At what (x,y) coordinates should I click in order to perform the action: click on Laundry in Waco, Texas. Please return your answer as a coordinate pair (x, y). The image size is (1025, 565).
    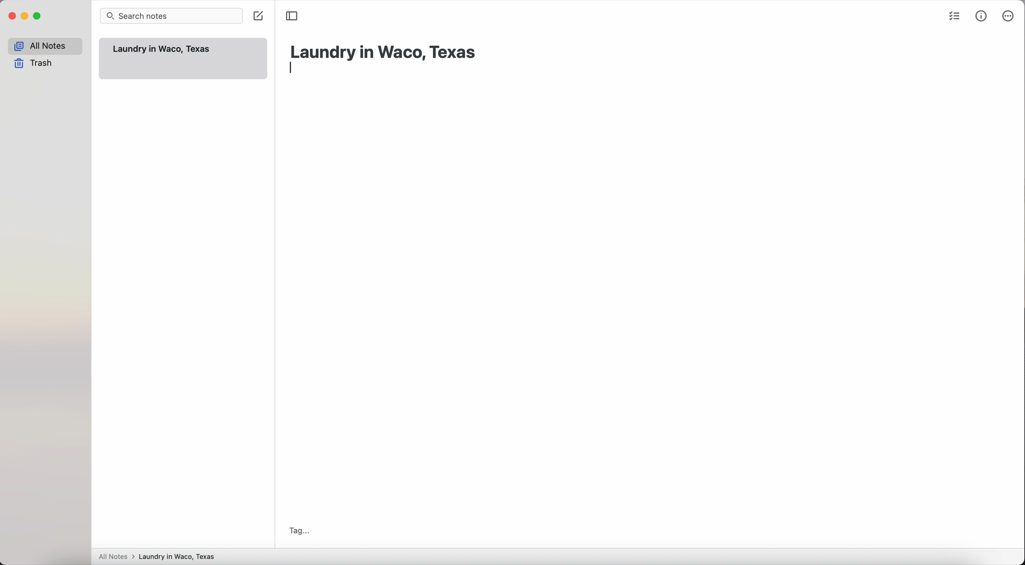
    Looking at the image, I should click on (163, 49).